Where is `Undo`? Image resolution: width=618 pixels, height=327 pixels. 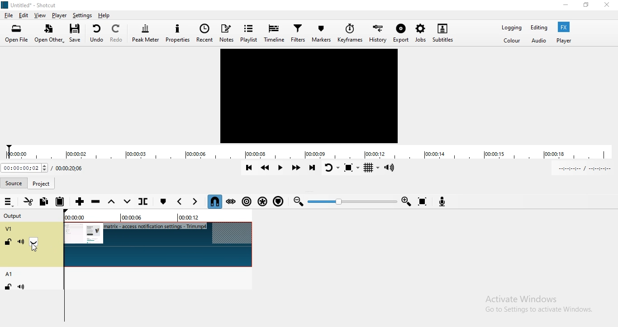
Undo is located at coordinates (96, 33).